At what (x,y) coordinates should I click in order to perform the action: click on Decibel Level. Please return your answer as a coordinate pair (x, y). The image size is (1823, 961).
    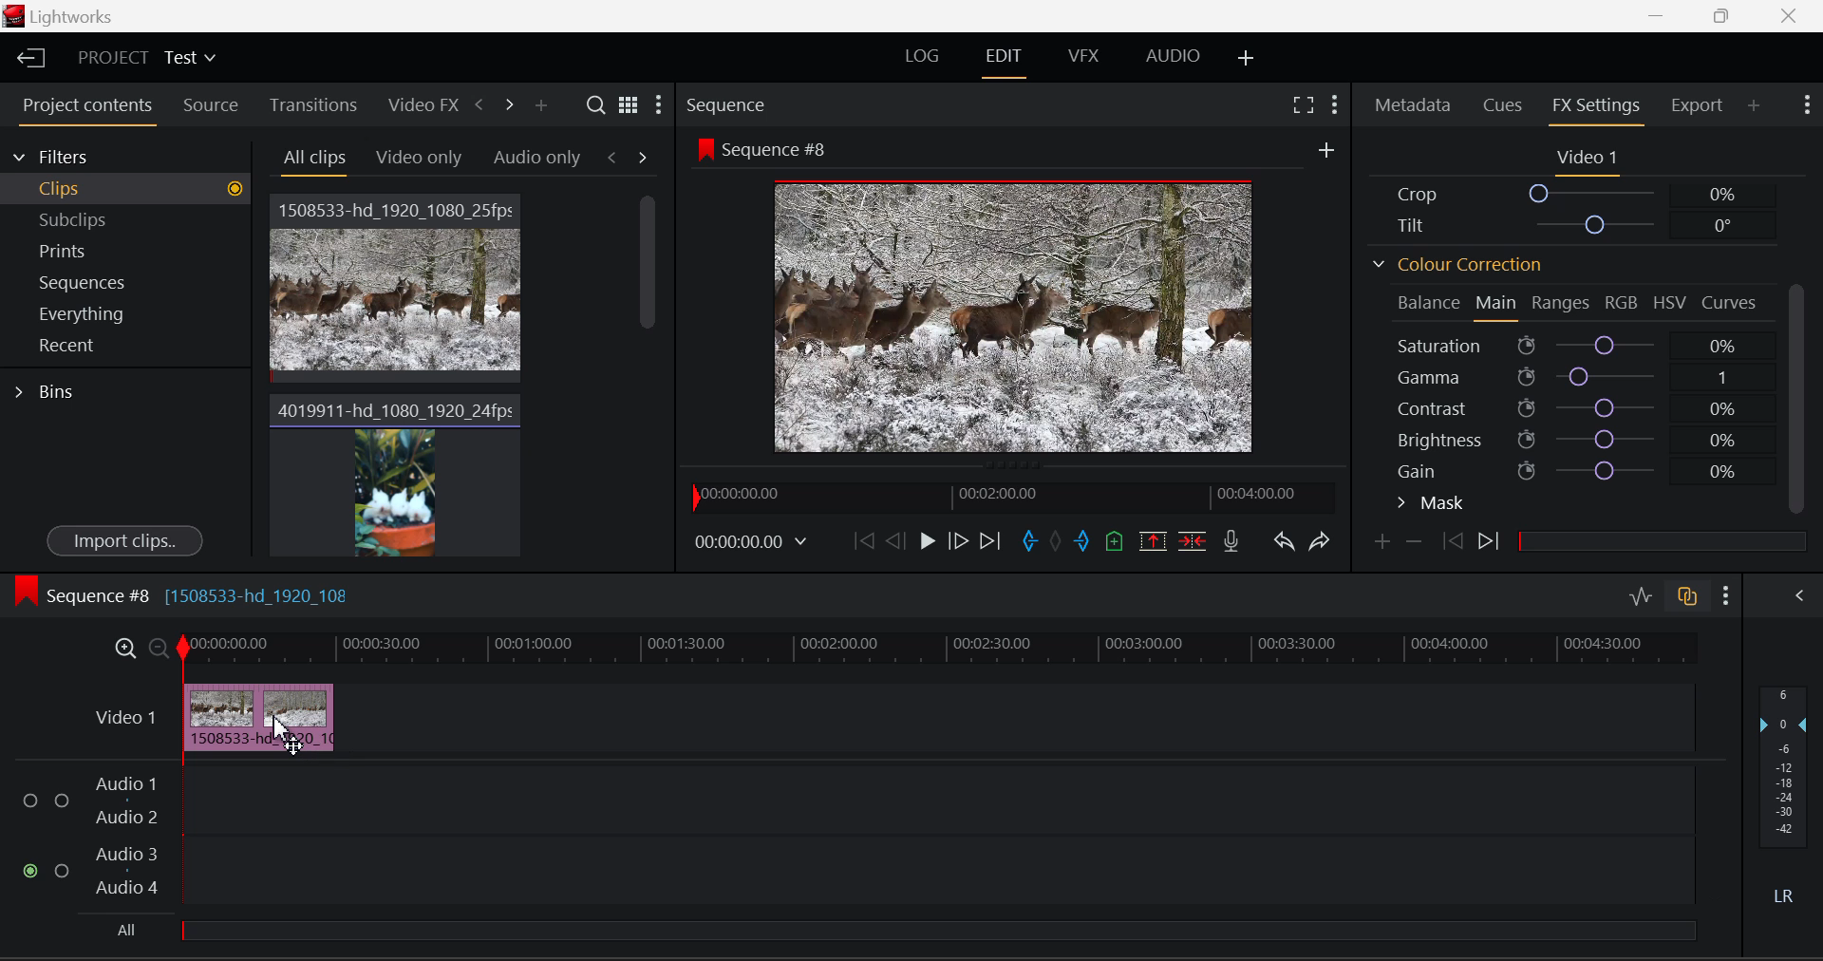
    Looking at the image, I should click on (1787, 765).